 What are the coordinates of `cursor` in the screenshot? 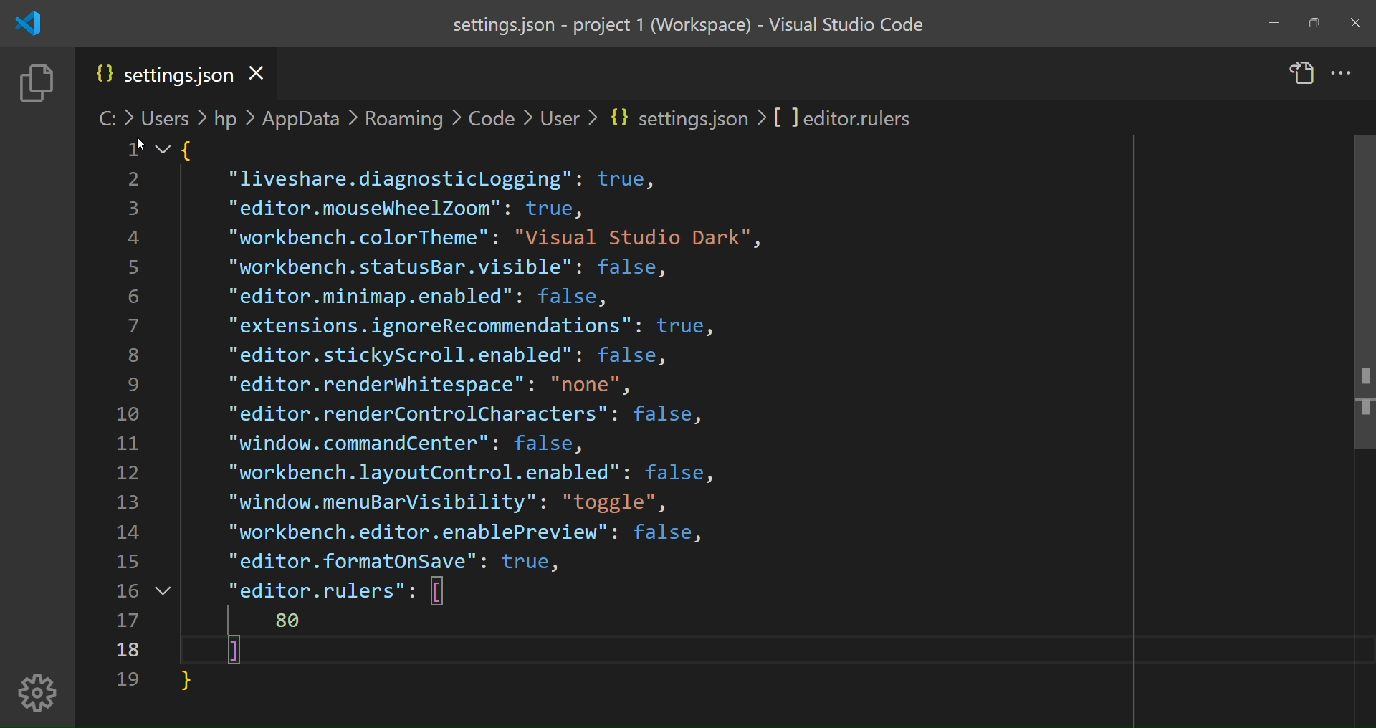 It's located at (138, 143).